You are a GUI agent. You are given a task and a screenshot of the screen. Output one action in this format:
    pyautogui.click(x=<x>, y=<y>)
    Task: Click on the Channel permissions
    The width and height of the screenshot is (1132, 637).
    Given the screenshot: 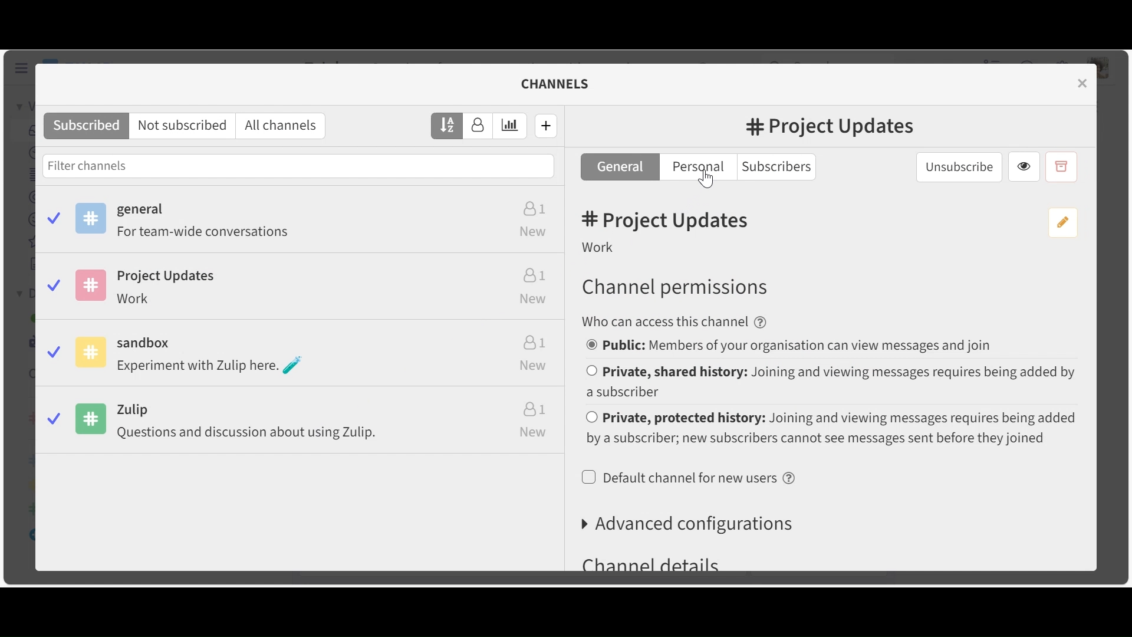 What is the action you would take?
    pyautogui.click(x=674, y=287)
    